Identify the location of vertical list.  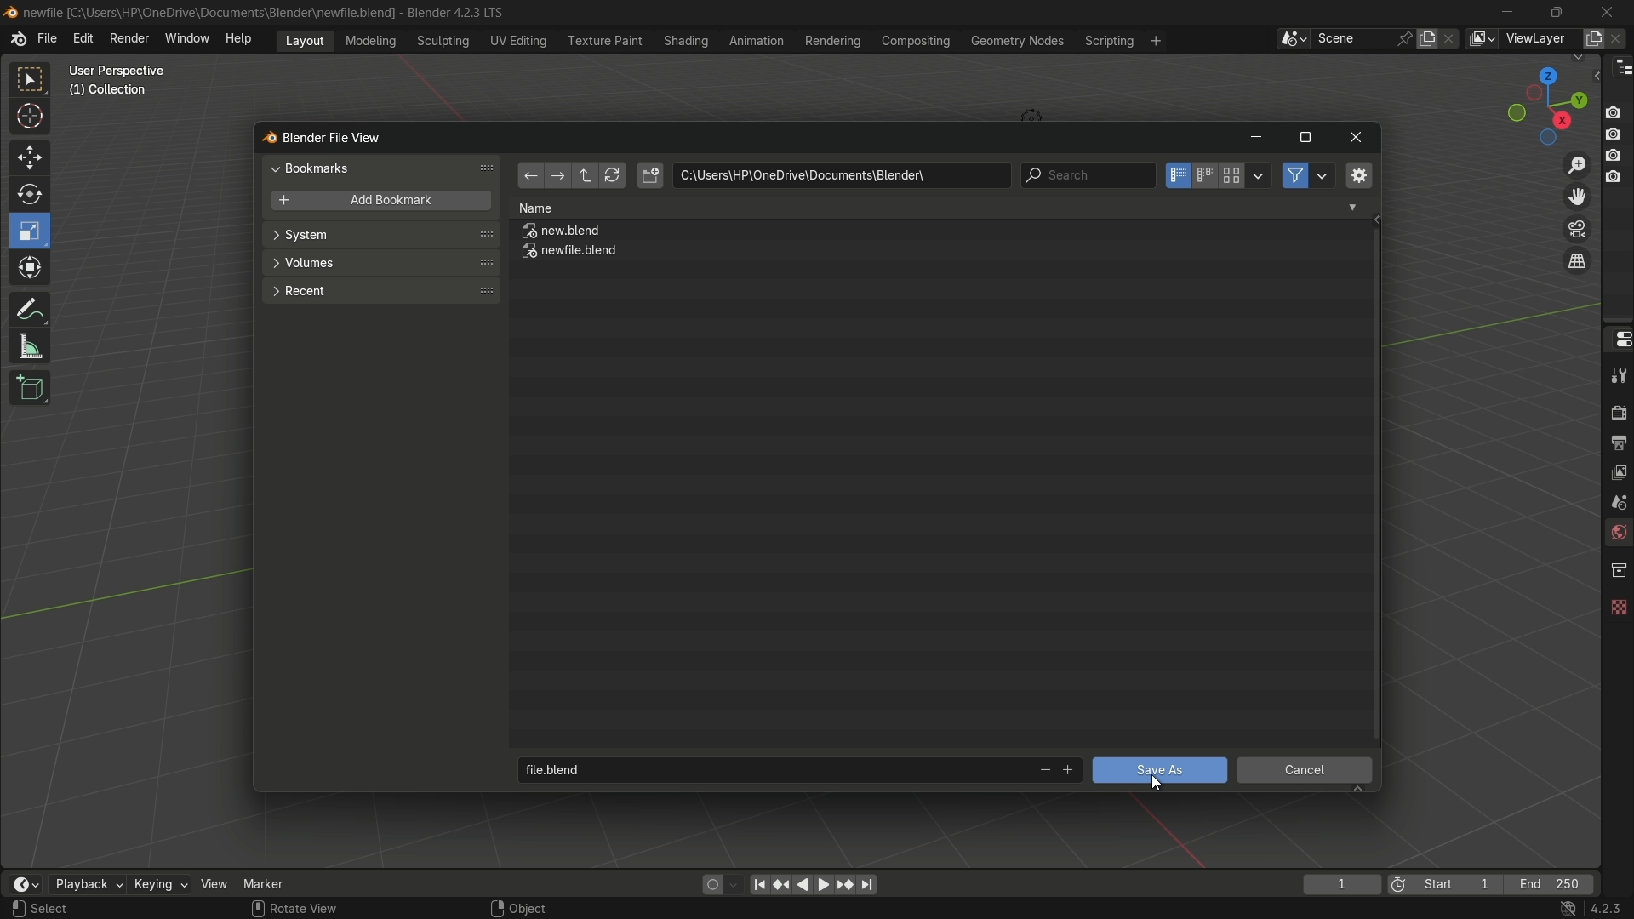
(1176, 175).